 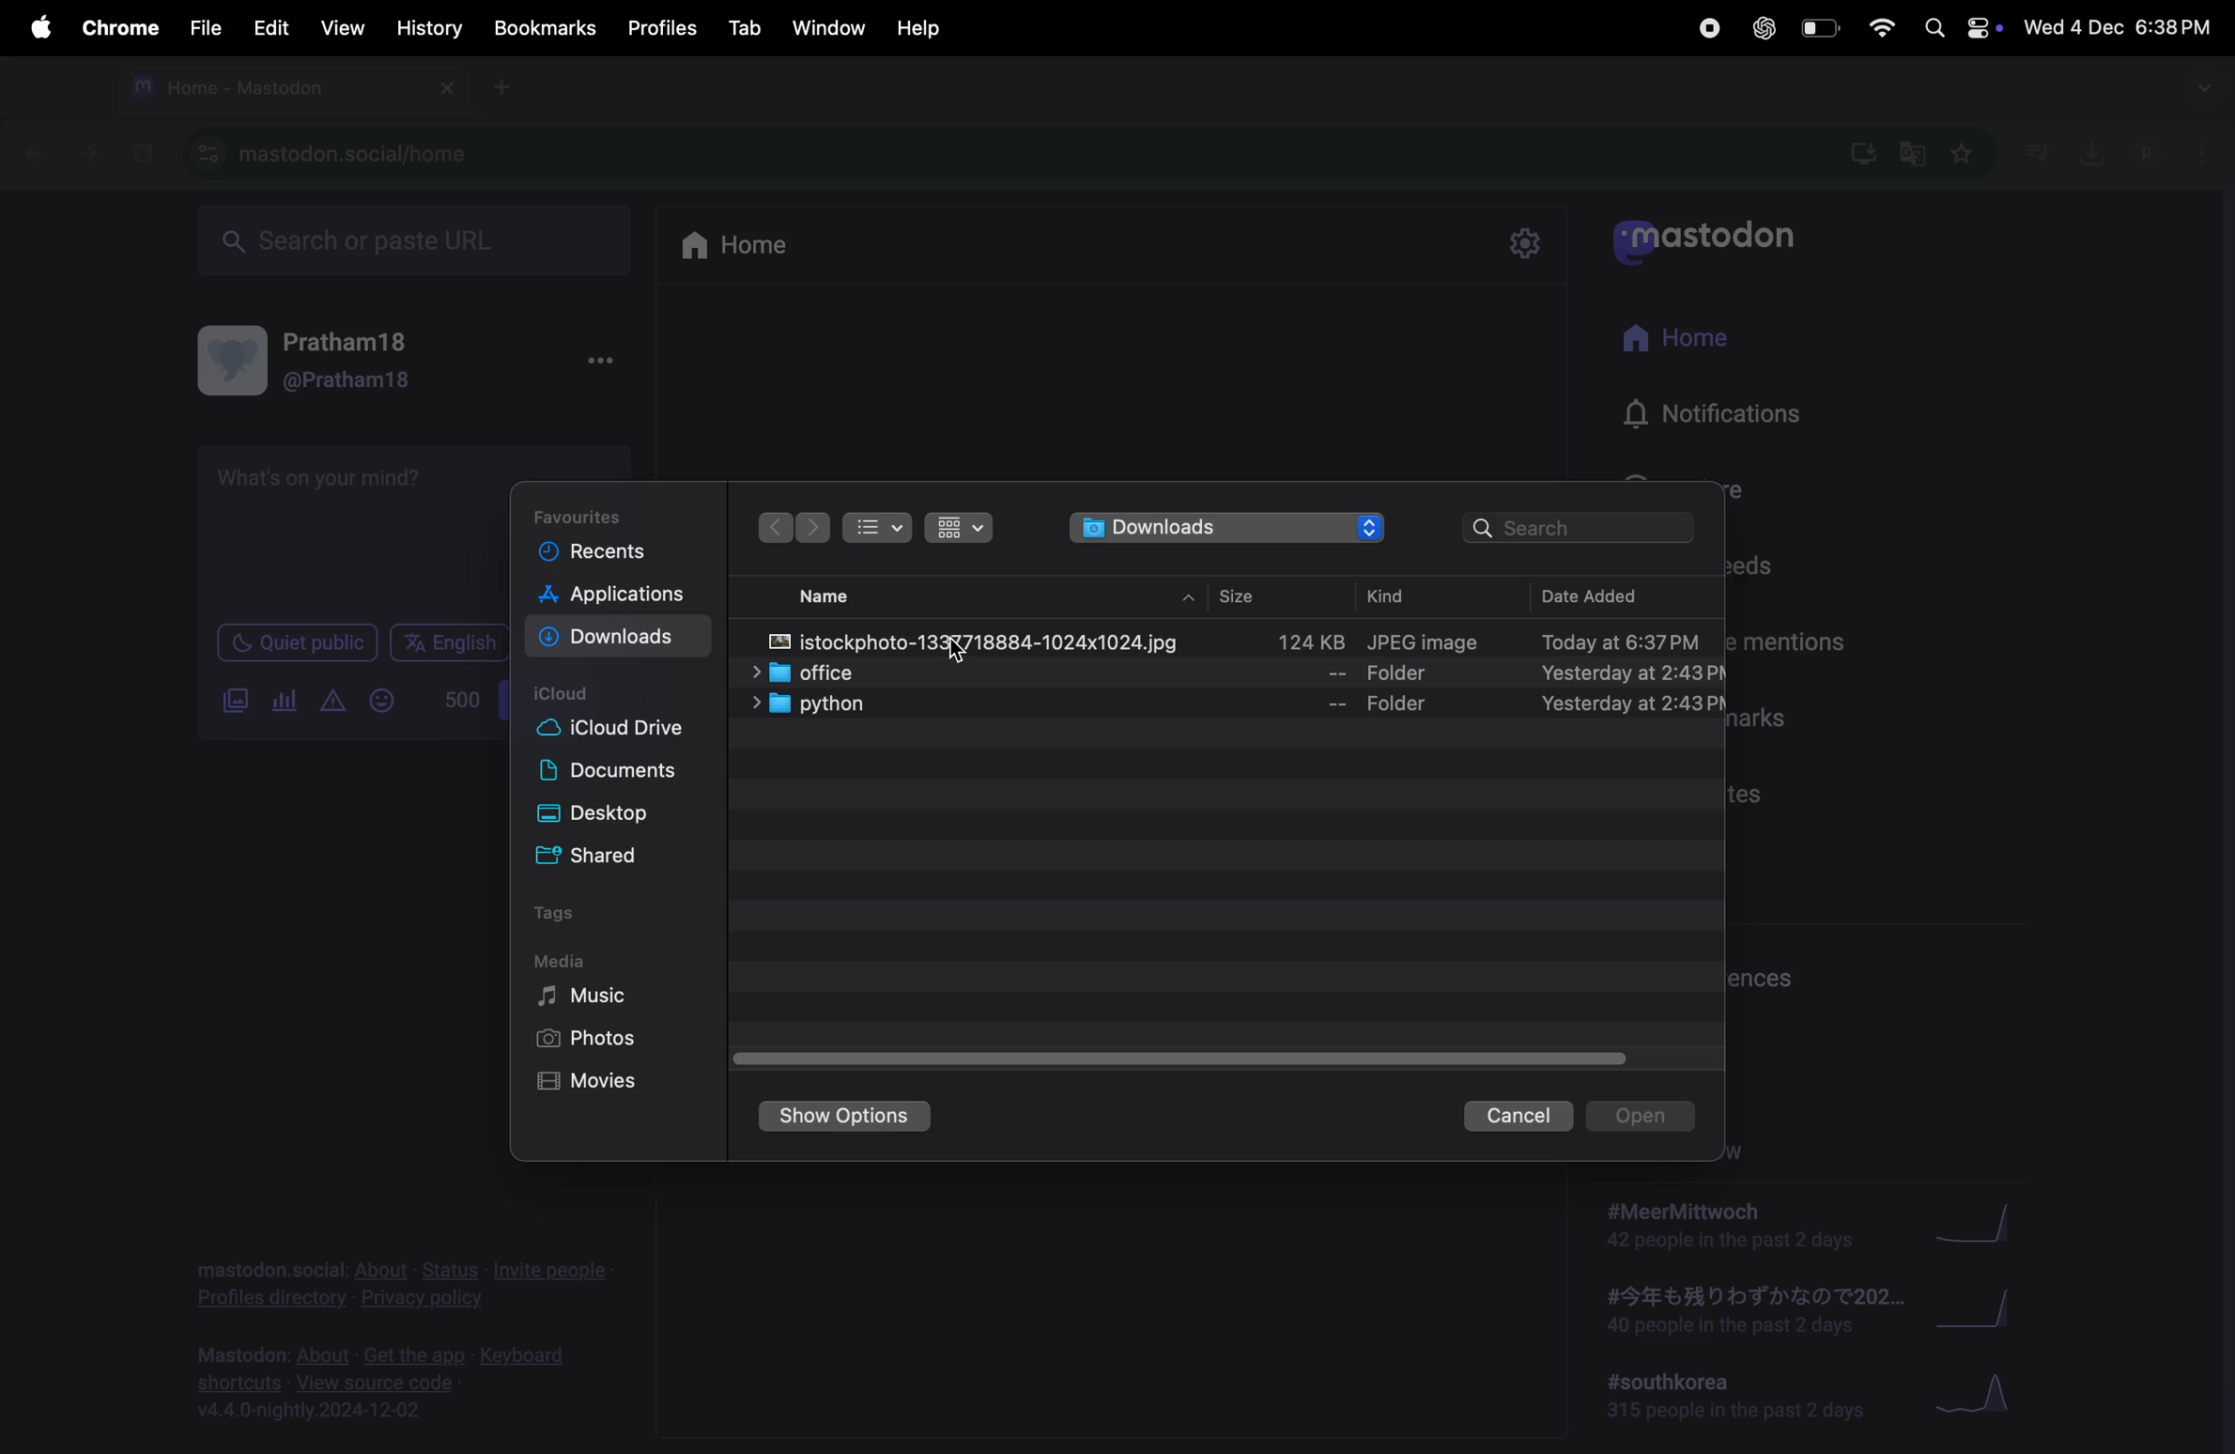 What do you see at coordinates (1862, 154) in the screenshot?
I see `download mastdon` at bounding box center [1862, 154].